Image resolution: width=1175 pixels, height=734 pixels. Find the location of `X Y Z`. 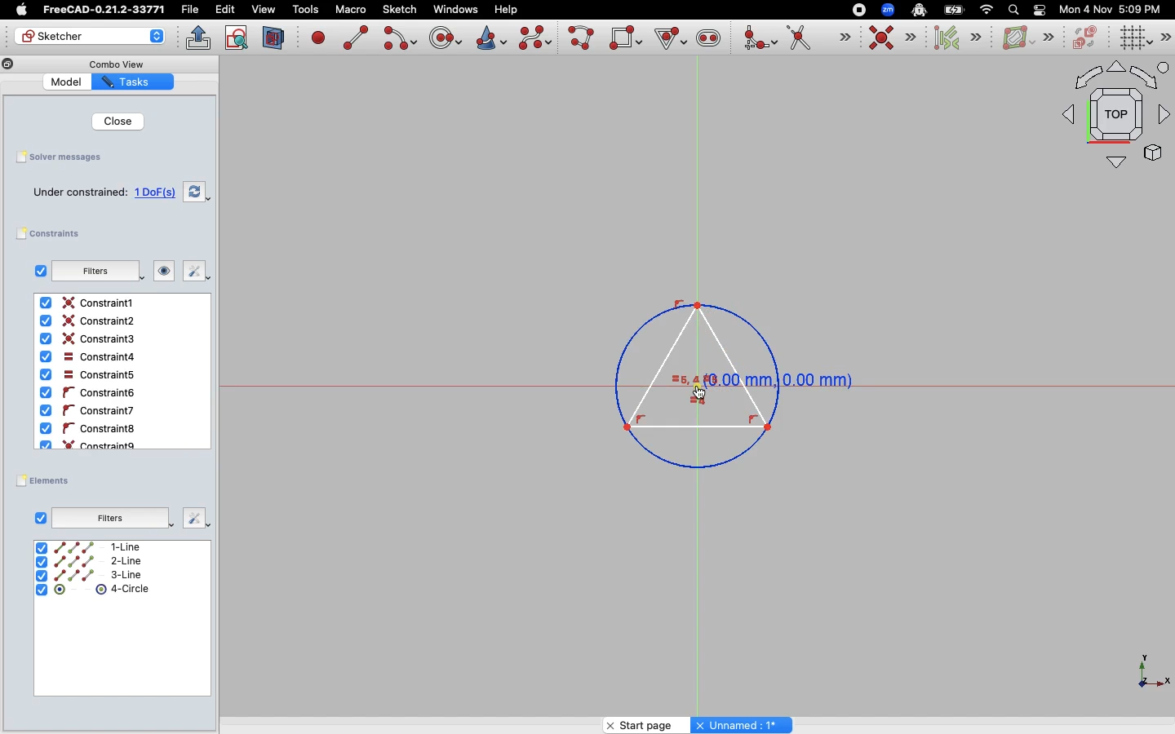

X Y Z is located at coordinates (1142, 672).